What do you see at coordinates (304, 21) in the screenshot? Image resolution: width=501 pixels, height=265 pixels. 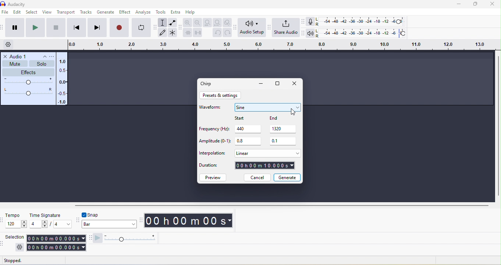 I see `audacity recording meter toolbar` at bounding box center [304, 21].